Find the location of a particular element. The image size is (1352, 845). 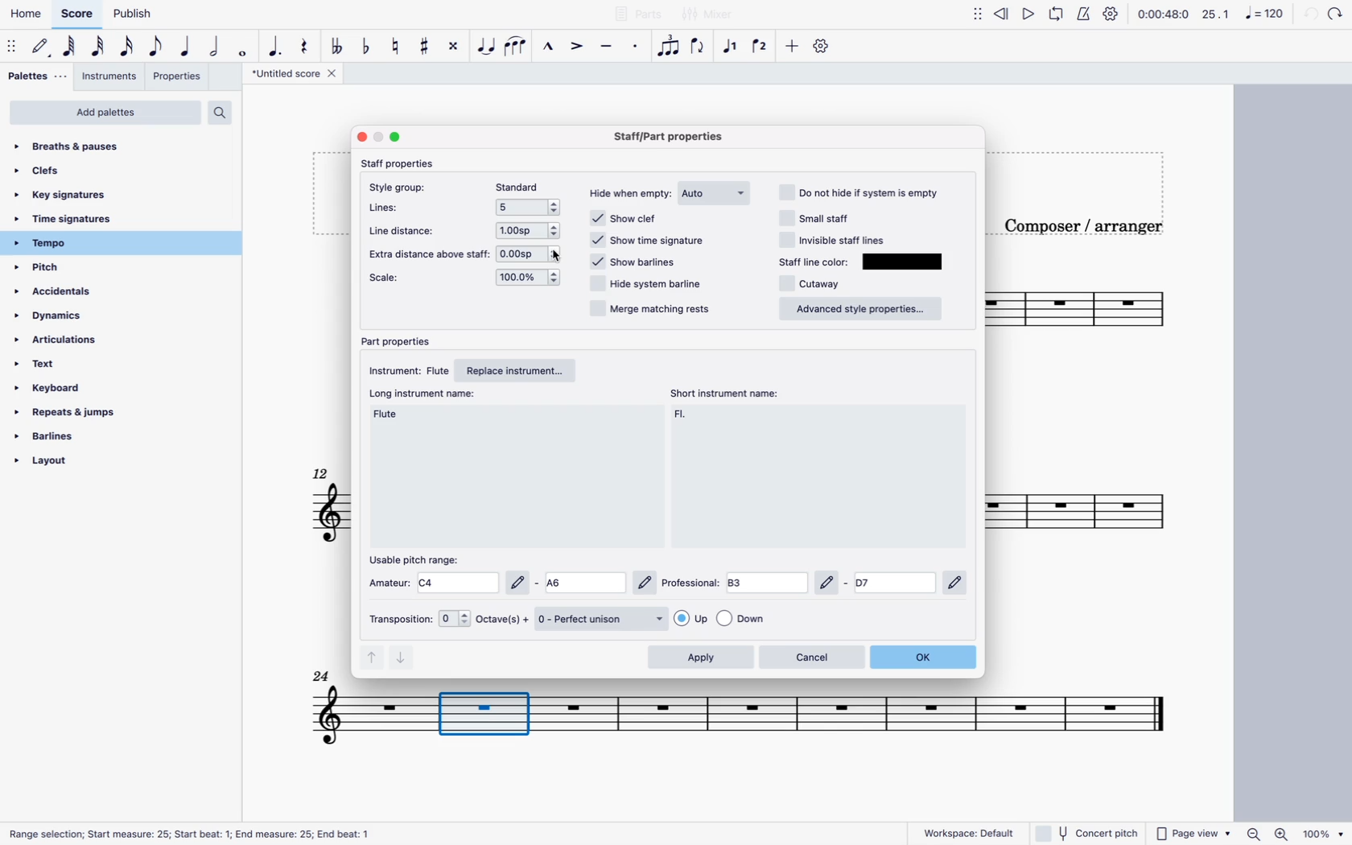

100% is located at coordinates (1324, 834).